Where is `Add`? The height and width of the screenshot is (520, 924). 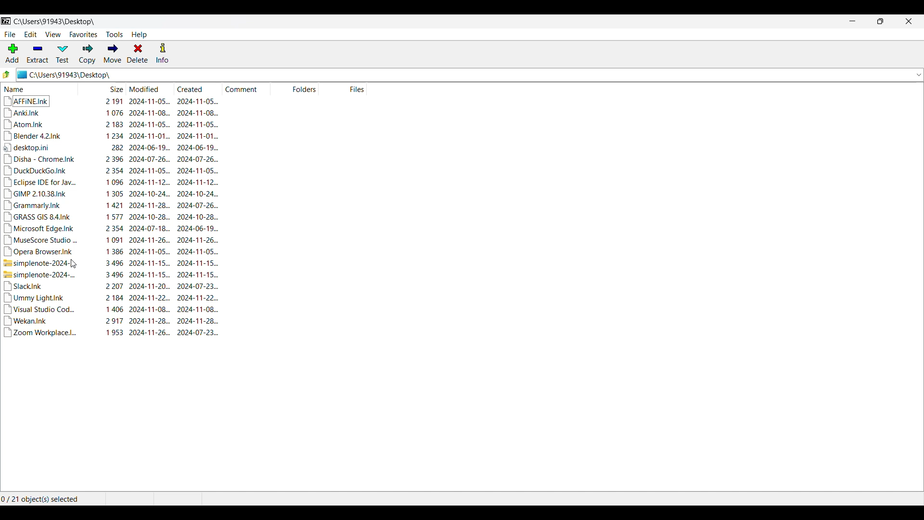 Add is located at coordinates (13, 53).